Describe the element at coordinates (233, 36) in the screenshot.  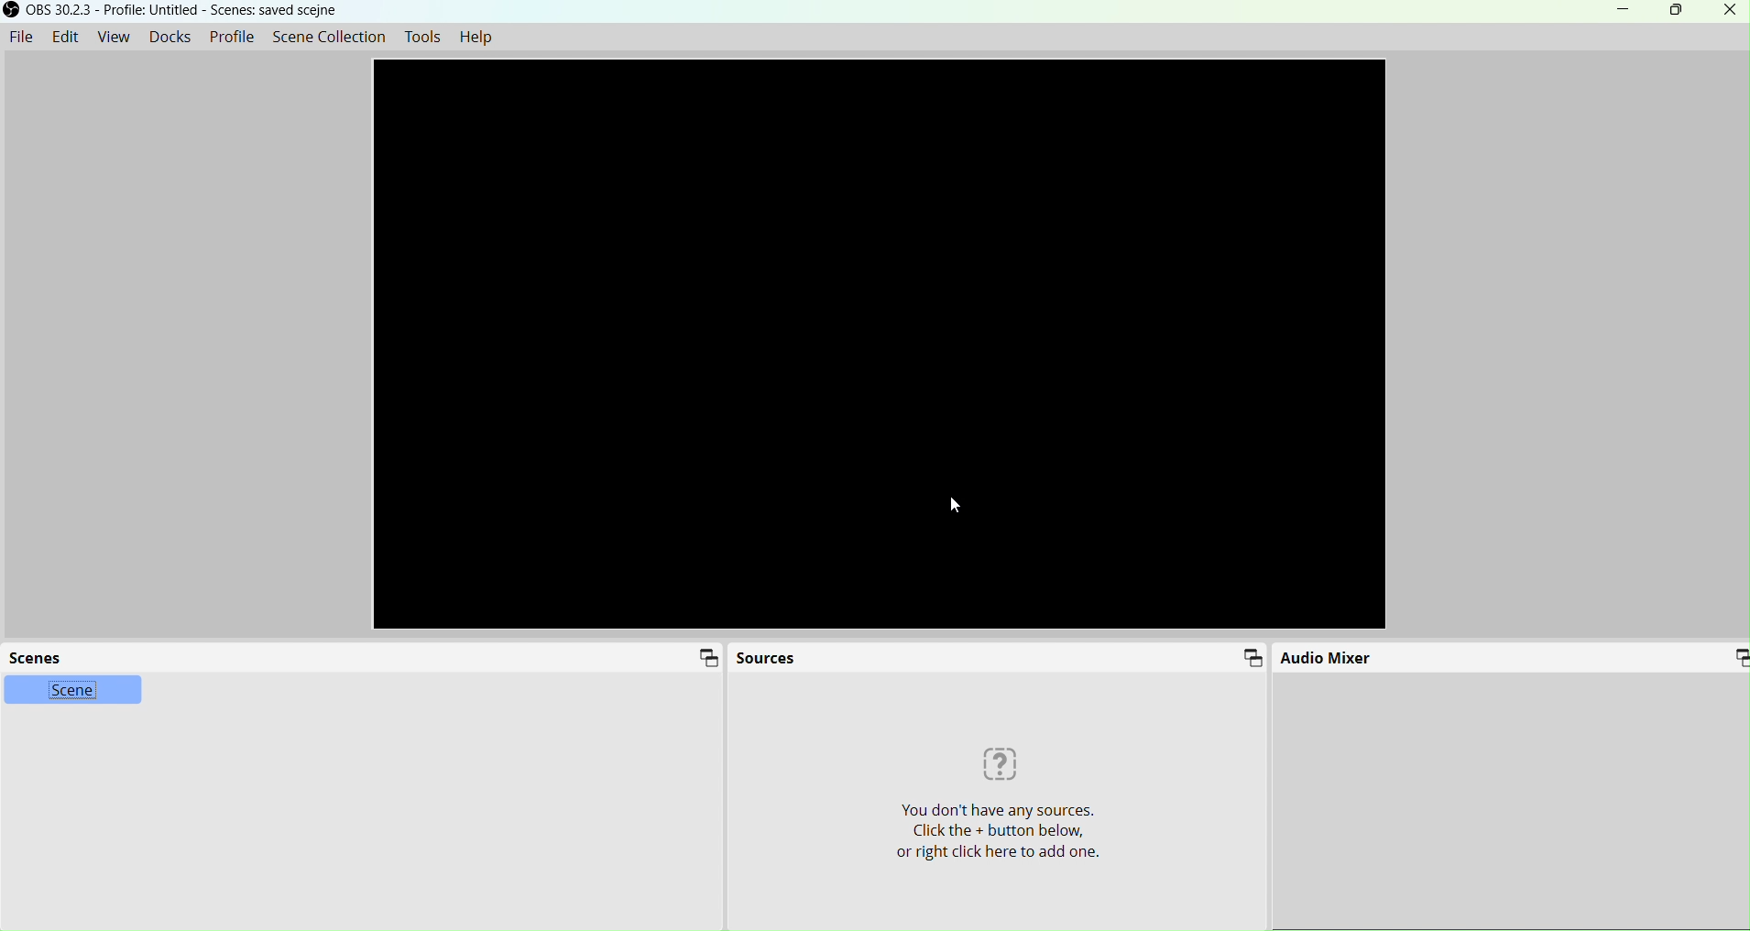
I see `Profile` at that location.